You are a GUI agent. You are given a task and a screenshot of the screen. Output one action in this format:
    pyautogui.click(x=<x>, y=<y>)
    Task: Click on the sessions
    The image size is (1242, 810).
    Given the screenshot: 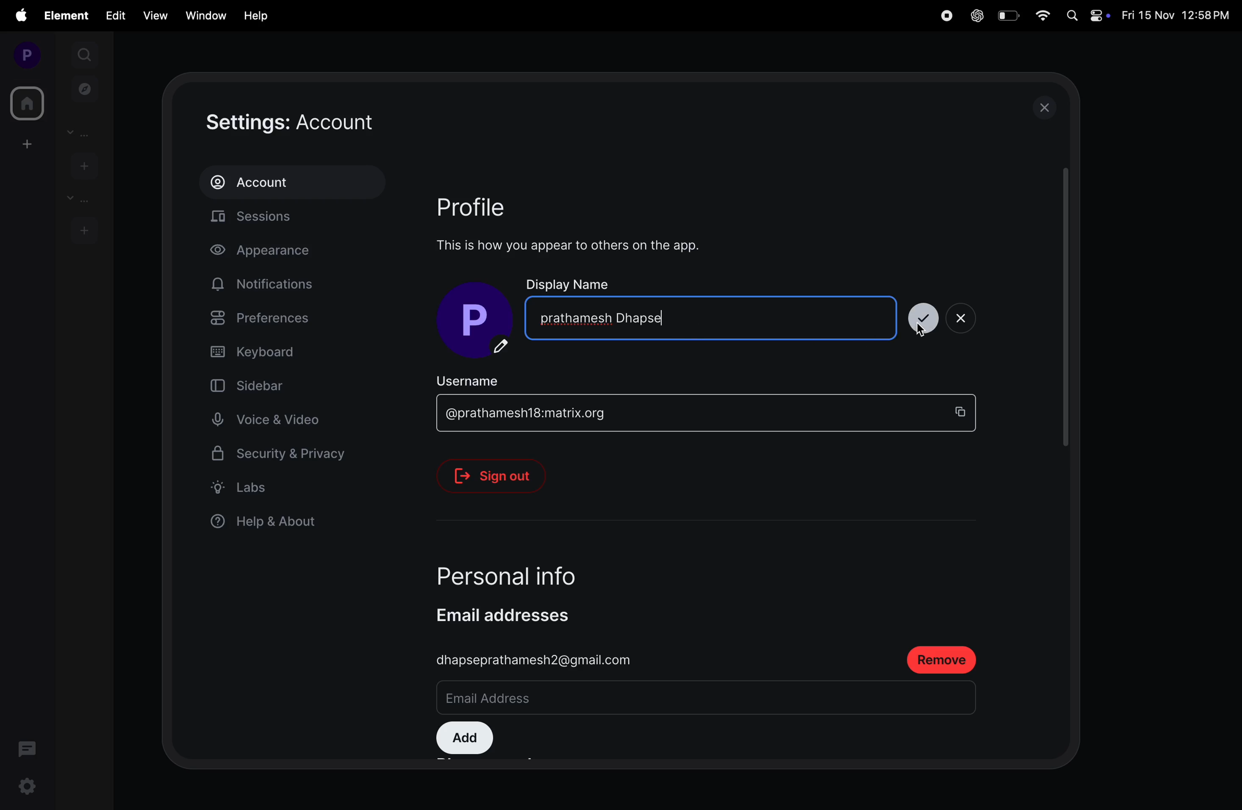 What is the action you would take?
    pyautogui.click(x=297, y=219)
    